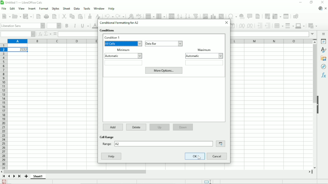 This screenshot has height=184, width=328. What do you see at coordinates (278, 26) in the screenshot?
I see `Borders` at bounding box center [278, 26].